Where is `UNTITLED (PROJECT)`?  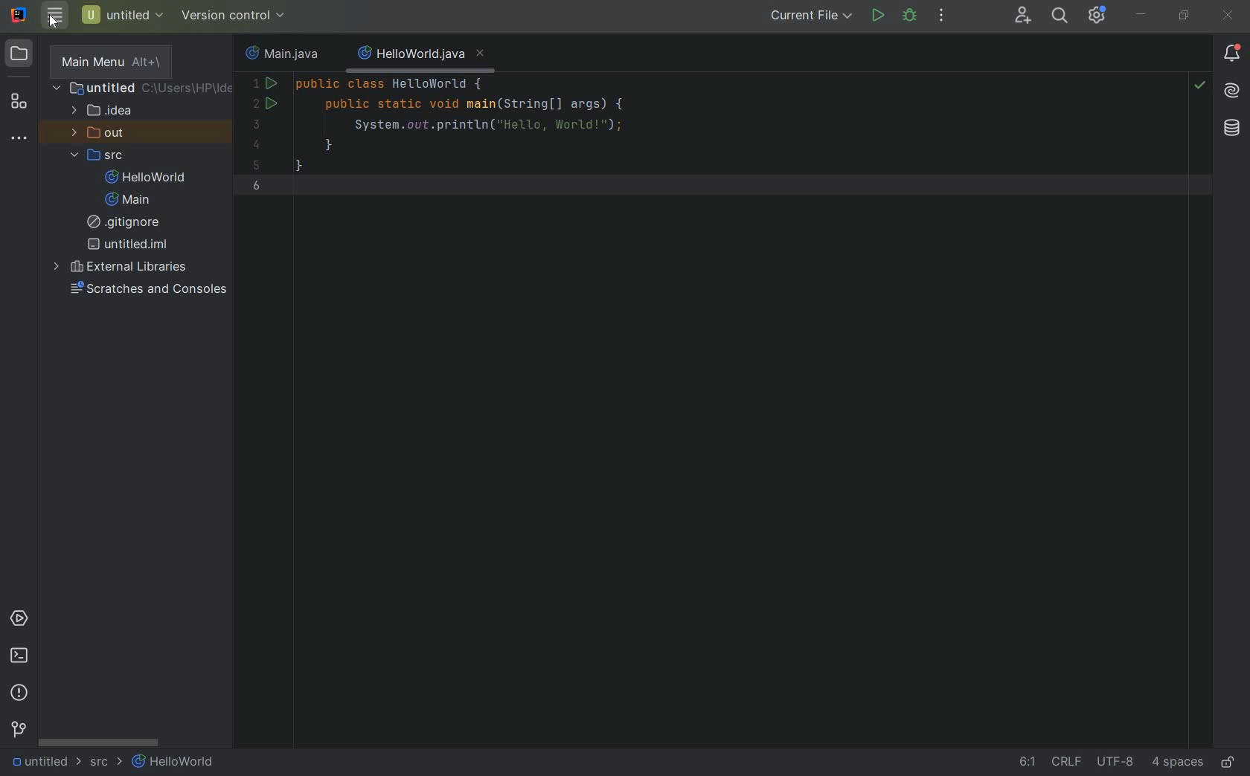
UNTITLED (PROJECT) is located at coordinates (143, 89).